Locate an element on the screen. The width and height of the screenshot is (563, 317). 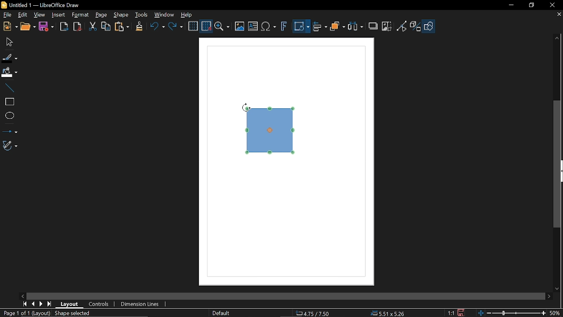
Shapes is located at coordinates (428, 26).